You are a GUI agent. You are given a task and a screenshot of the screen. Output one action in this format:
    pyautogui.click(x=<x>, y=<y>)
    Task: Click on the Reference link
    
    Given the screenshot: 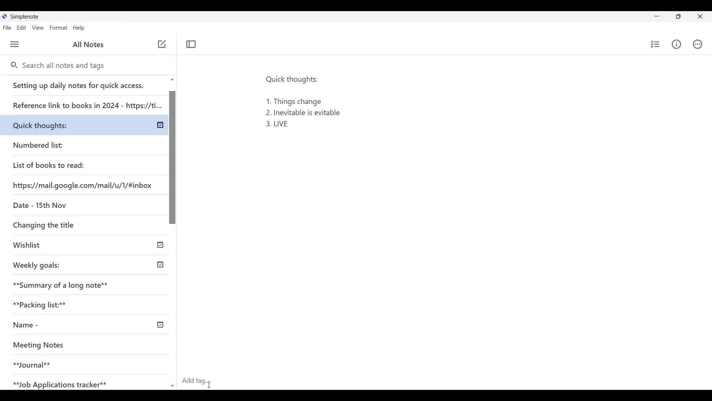 What is the action you would take?
    pyautogui.click(x=86, y=102)
    